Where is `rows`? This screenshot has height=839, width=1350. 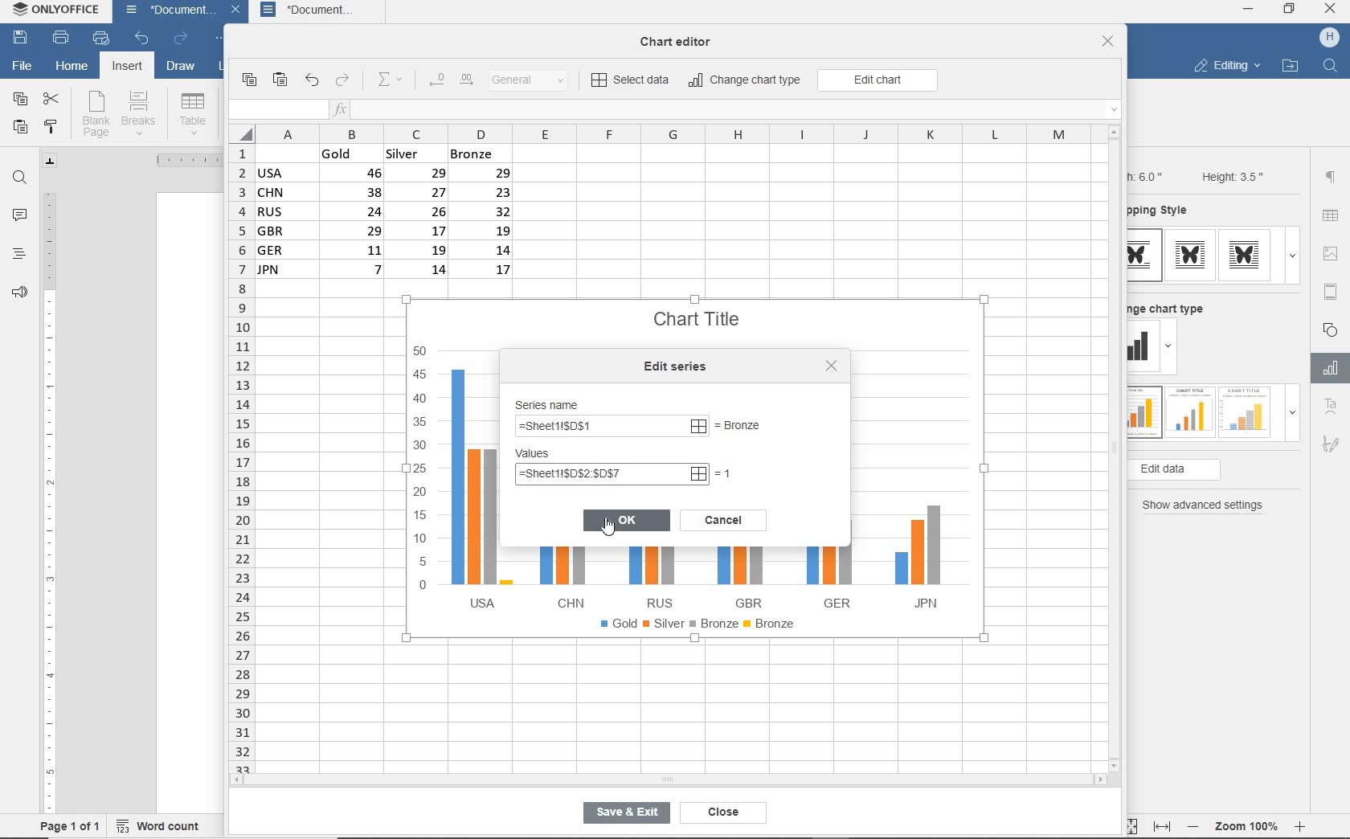 rows is located at coordinates (239, 457).